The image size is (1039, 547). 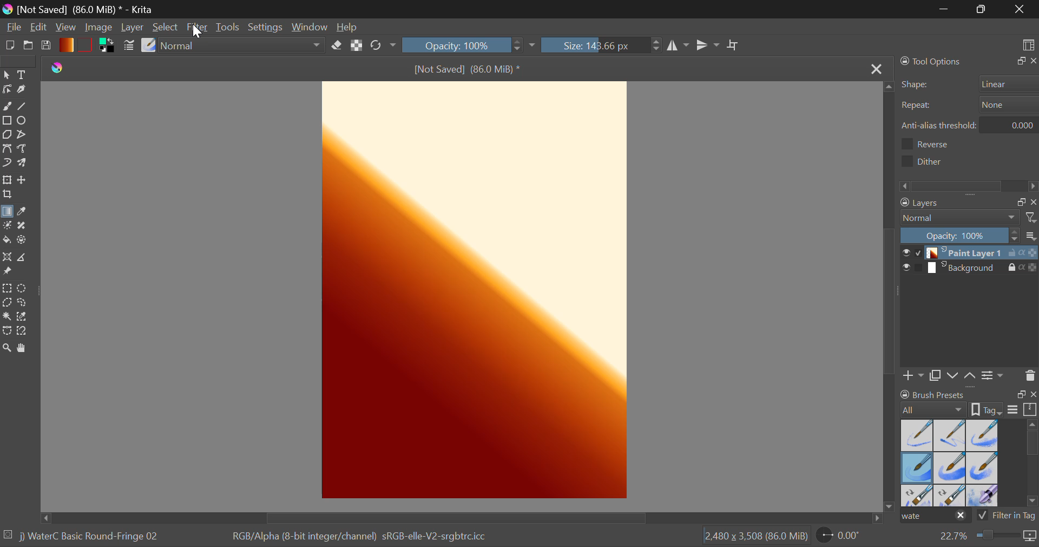 I want to click on Polyline, so click(x=23, y=135).